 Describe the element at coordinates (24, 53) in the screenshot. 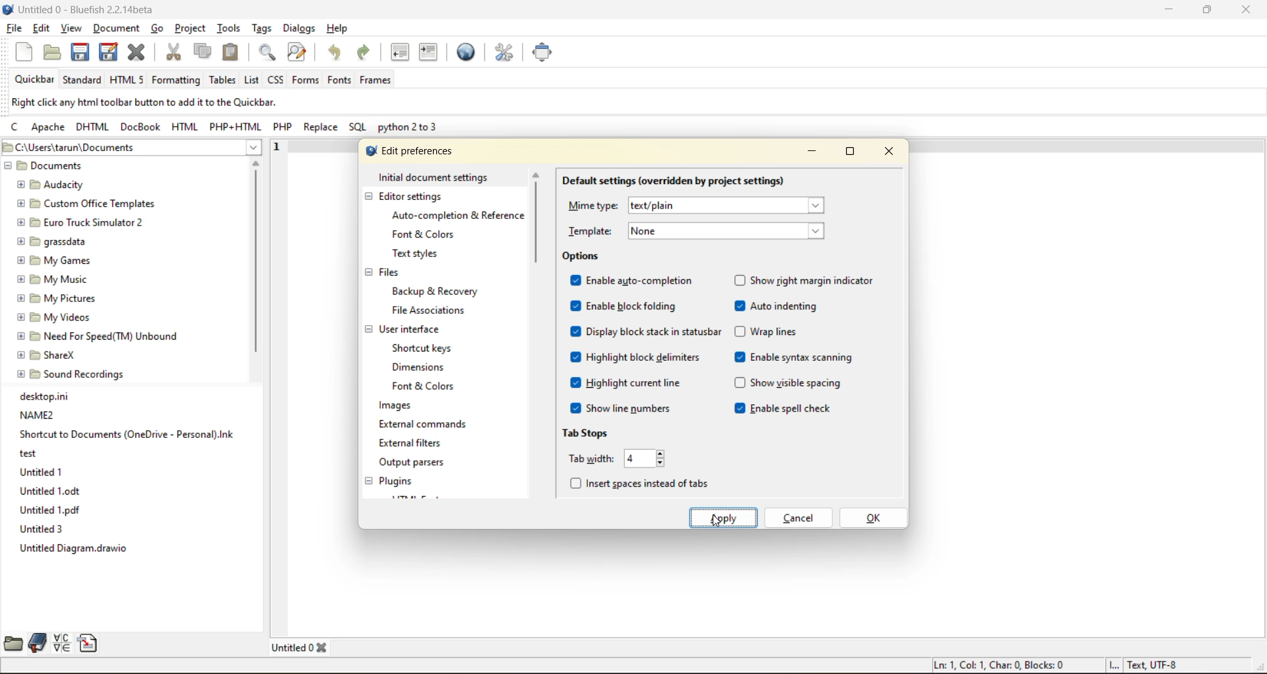

I see `new` at that location.